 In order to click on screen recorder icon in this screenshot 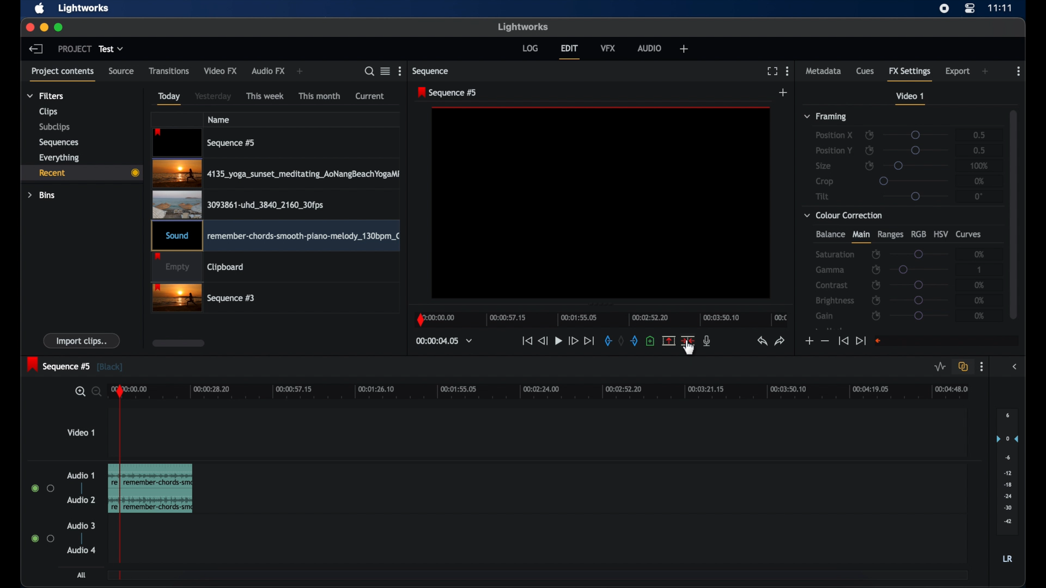, I will do `click(944, 9)`.